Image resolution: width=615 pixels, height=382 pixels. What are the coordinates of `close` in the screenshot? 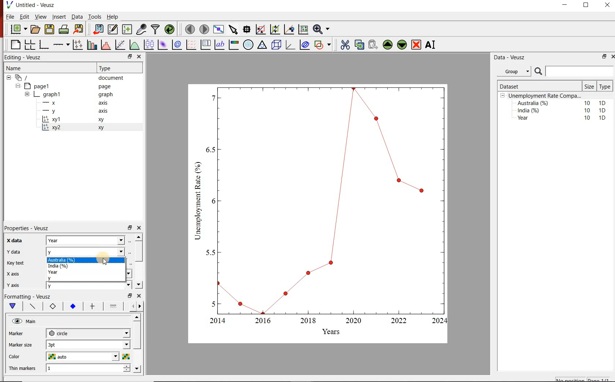 It's located at (139, 296).